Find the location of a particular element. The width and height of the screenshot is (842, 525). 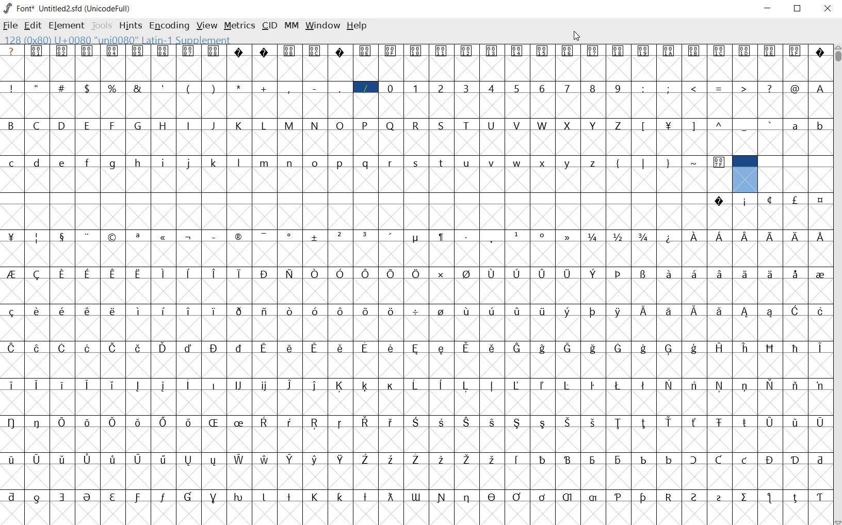

Symbol is located at coordinates (570, 458).